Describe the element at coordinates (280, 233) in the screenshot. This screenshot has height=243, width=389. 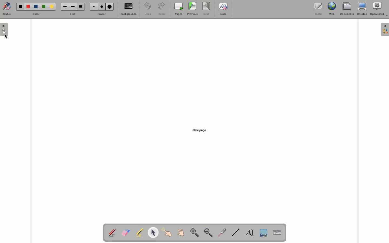
I see `Display virtual keyboard` at that location.